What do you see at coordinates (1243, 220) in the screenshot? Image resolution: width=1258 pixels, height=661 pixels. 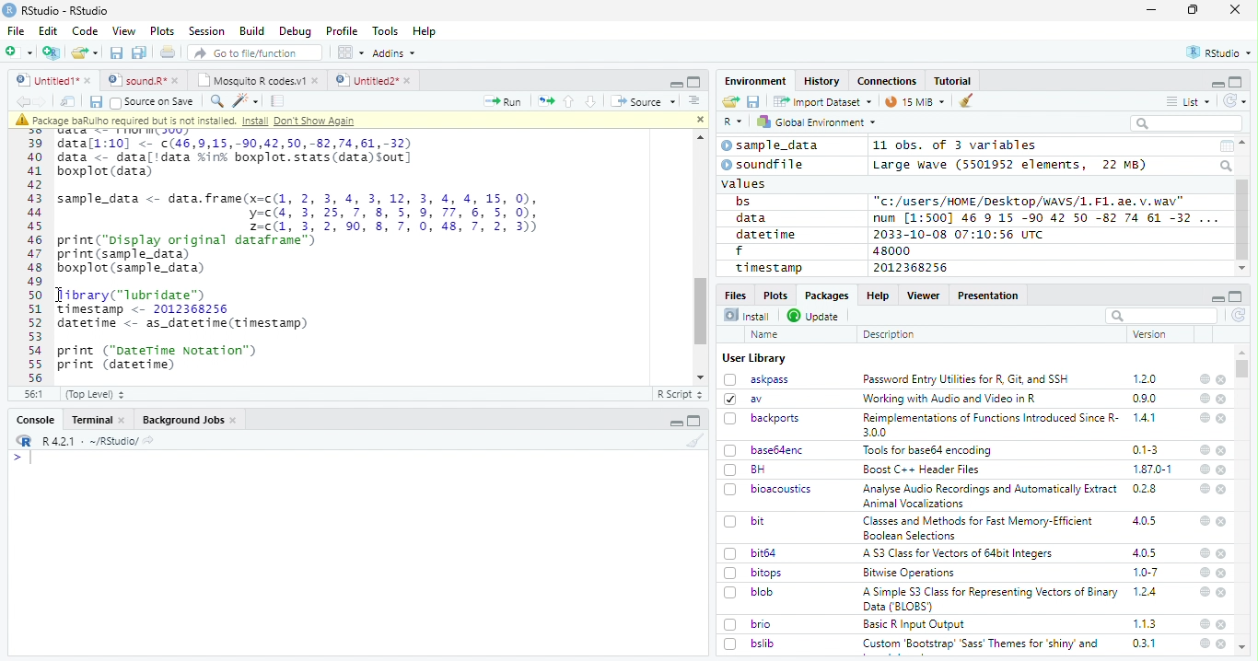 I see `Scroll bar` at bounding box center [1243, 220].